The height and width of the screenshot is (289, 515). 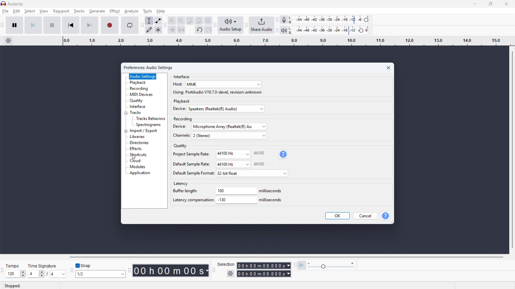 What do you see at coordinates (226, 264) in the screenshot?
I see `Indicates section for duration of selection` at bounding box center [226, 264].